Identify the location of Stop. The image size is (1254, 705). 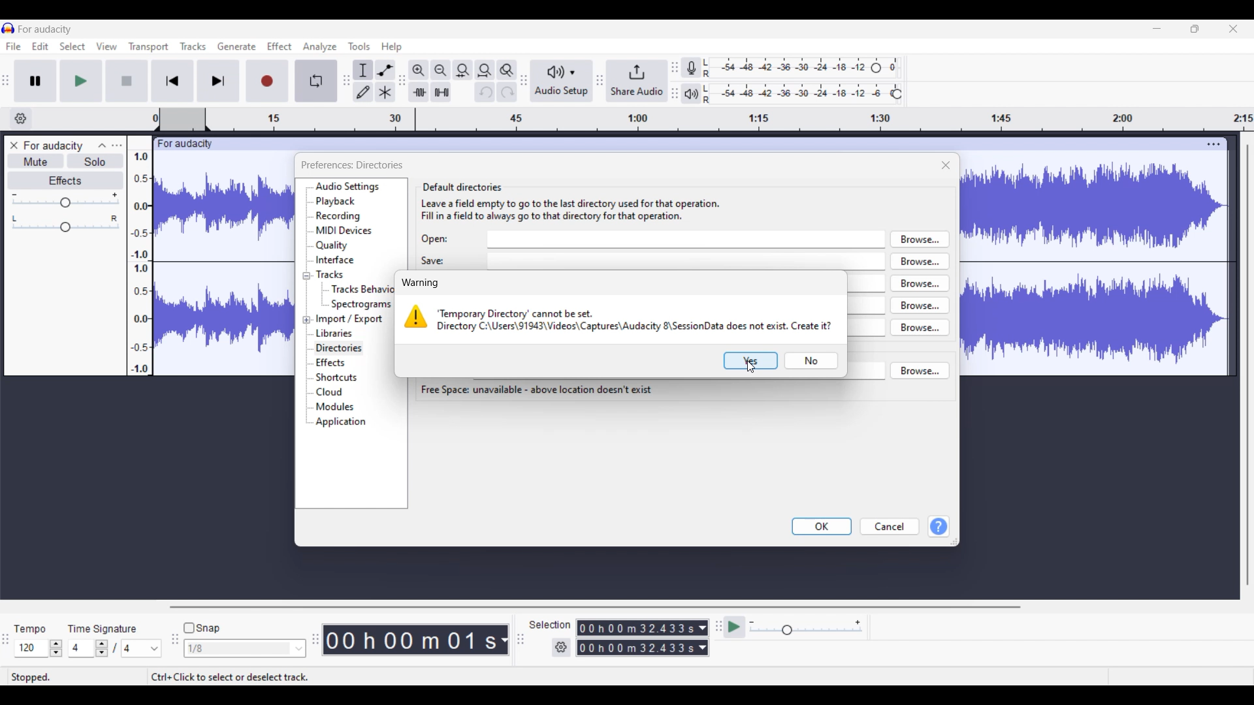
(127, 81).